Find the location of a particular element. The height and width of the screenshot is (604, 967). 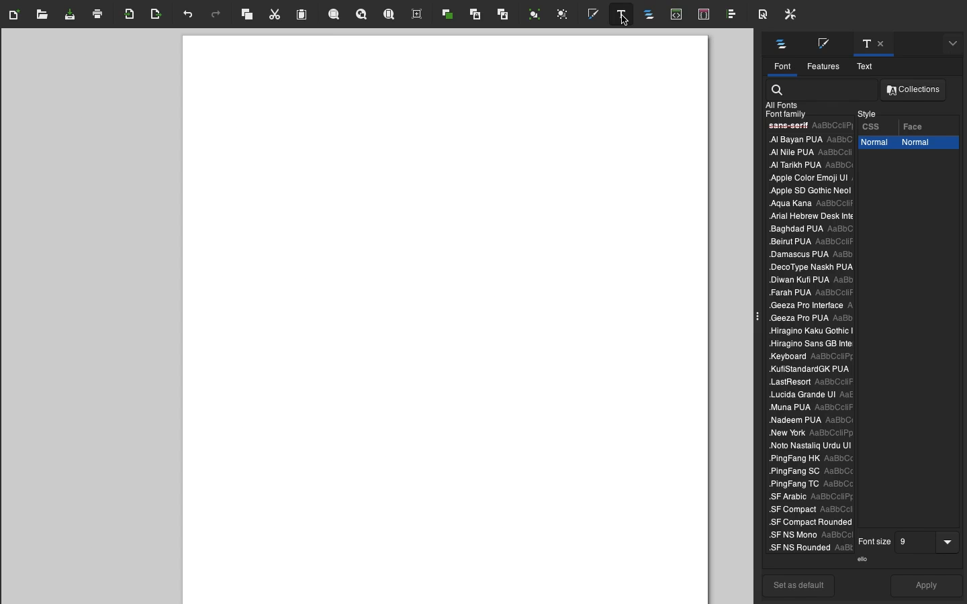

Face is located at coordinates (918, 124).